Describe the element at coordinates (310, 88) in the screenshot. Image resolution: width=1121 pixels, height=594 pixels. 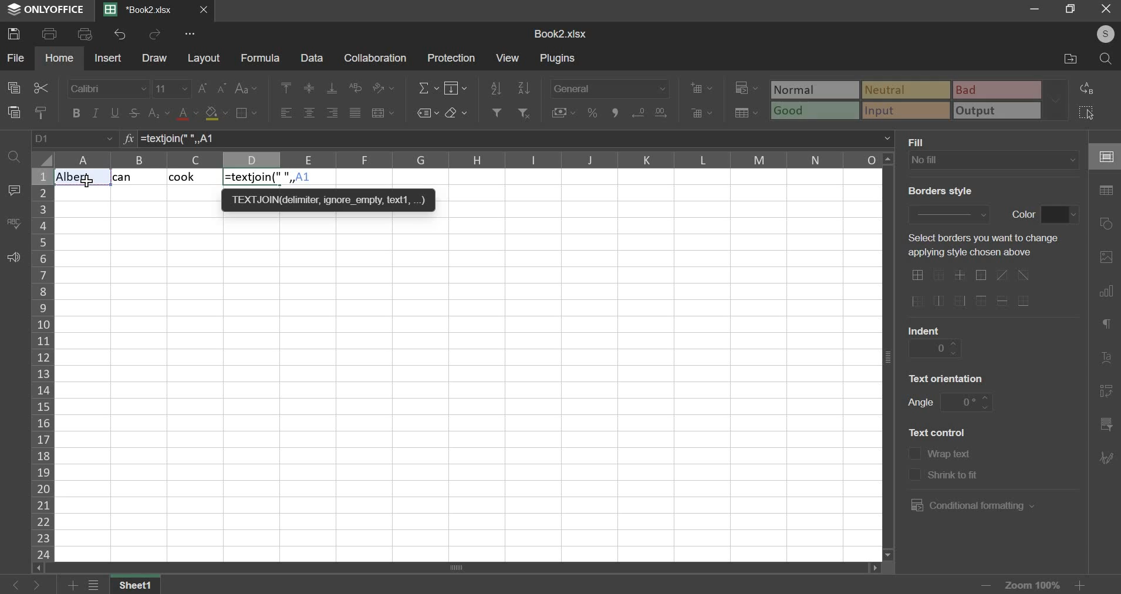
I see `align middle` at that location.